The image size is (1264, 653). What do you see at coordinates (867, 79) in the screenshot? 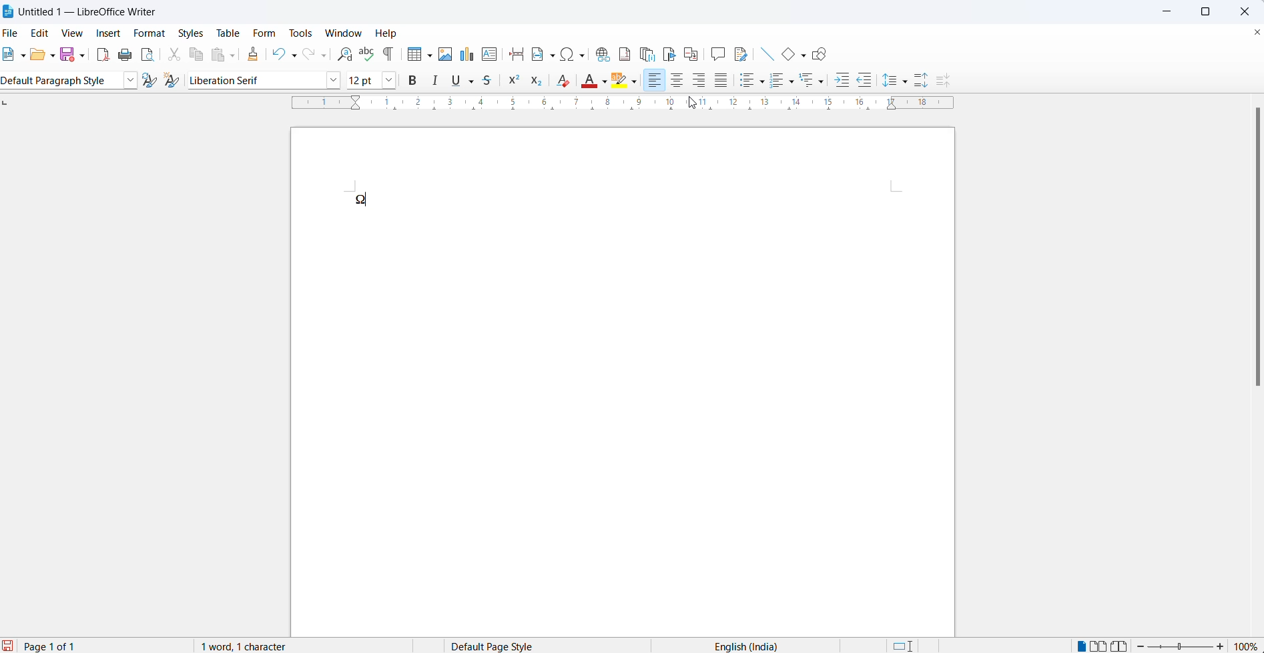
I see `decrease indent` at bounding box center [867, 79].